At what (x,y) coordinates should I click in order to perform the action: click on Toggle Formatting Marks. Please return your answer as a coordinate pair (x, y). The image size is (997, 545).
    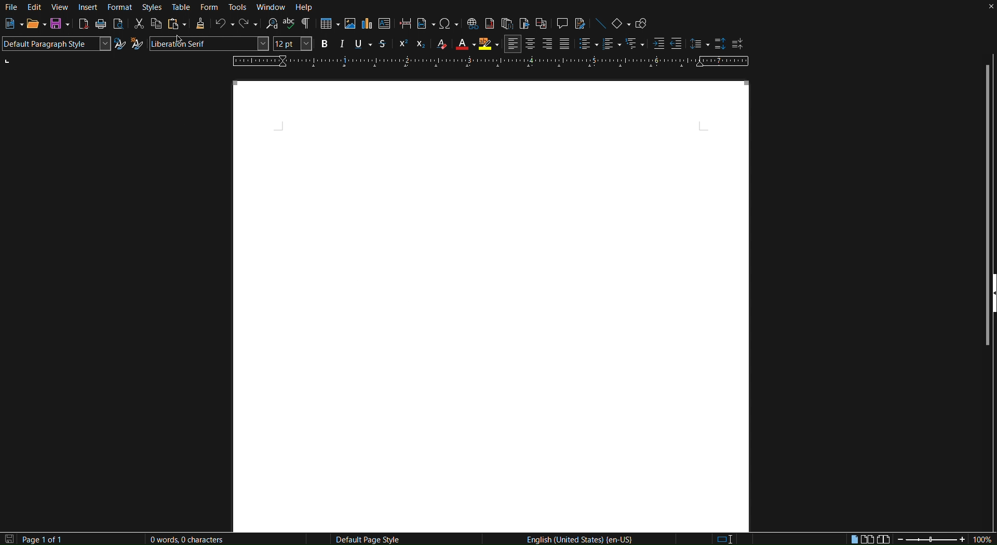
    Looking at the image, I should click on (306, 26).